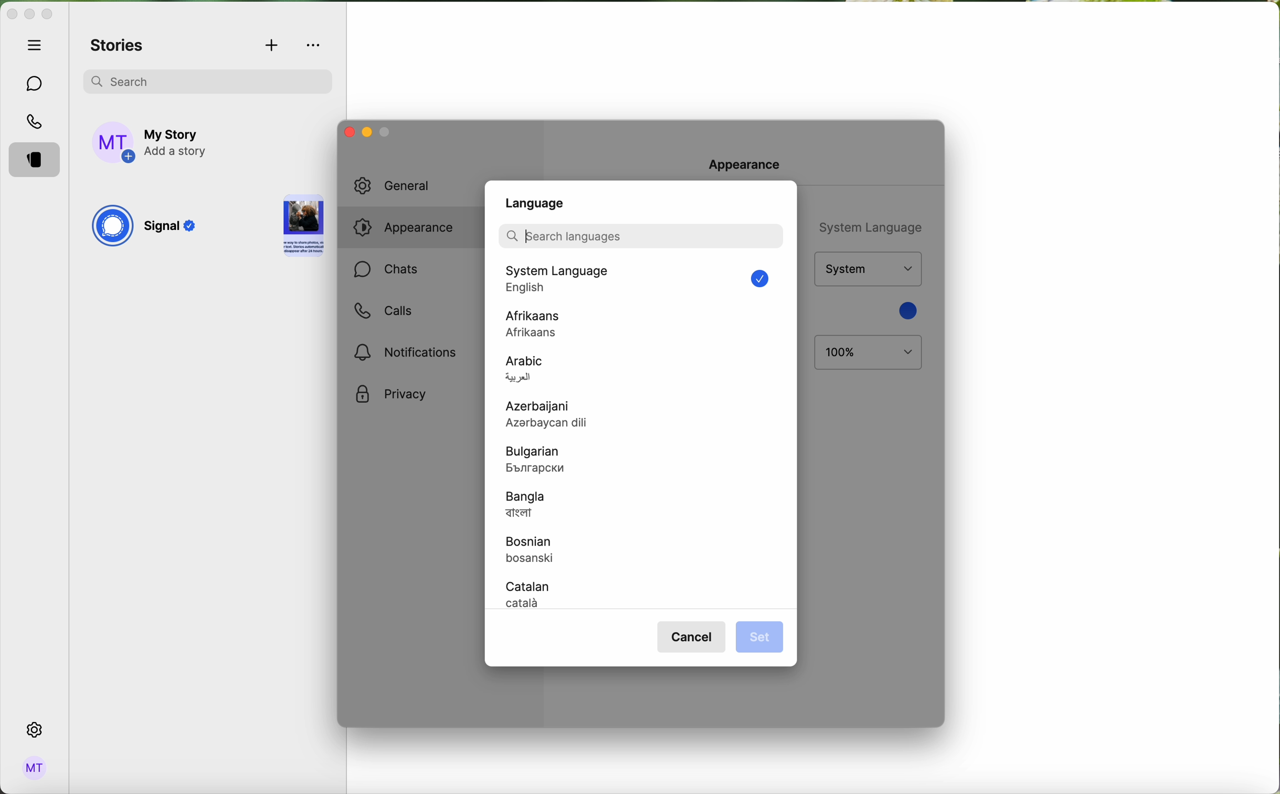 The image size is (1280, 794). What do you see at coordinates (11, 15) in the screenshot?
I see `close Signal` at bounding box center [11, 15].